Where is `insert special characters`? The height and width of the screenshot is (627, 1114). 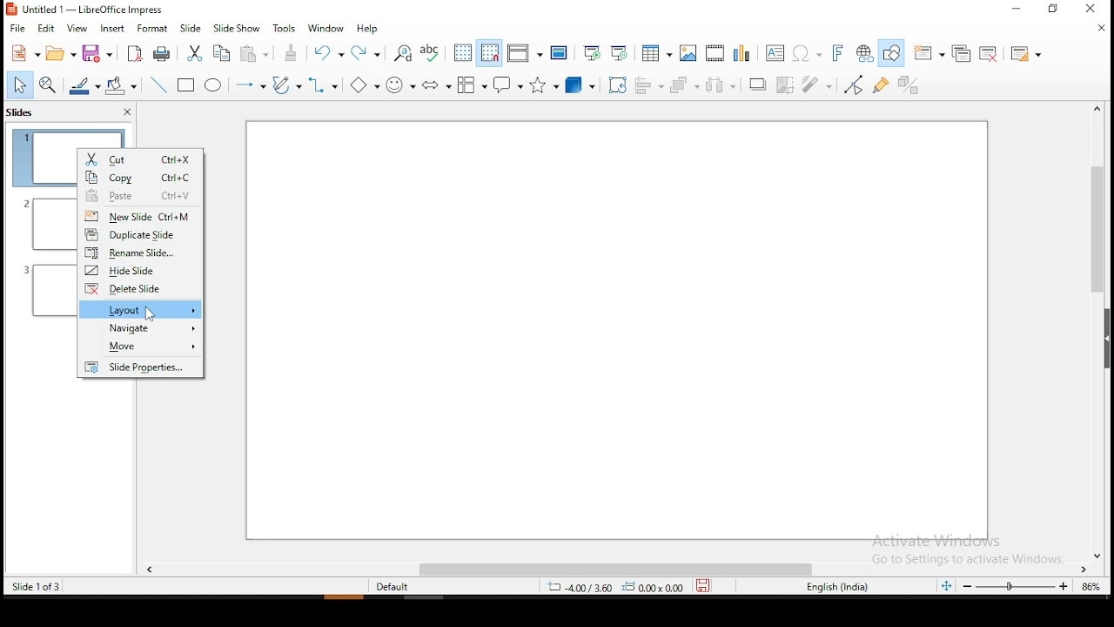 insert special characters is located at coordinates (806, 51).